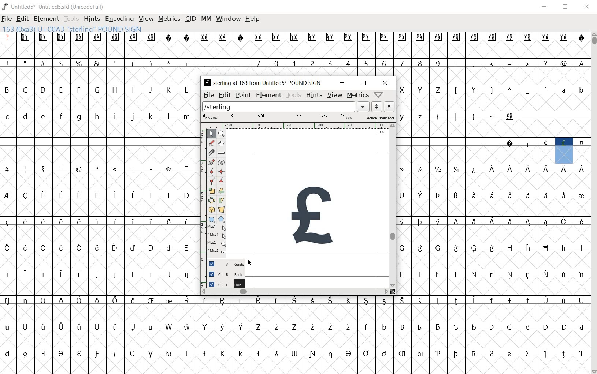 This screenshot has height=374, width=597. What do you see at coordinates (490, 195) in the screenshot?
I see `Symbol` at bounding box center [490, 195].